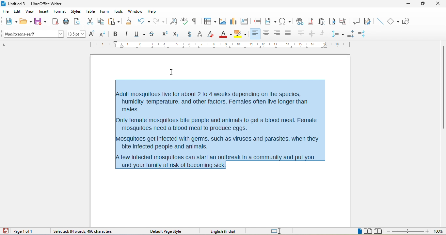 This screenshot has height=235, width=446. What do you see at coordinates (151, 11) in the screenshot?
I see `help` at bounding box center [151, 11].